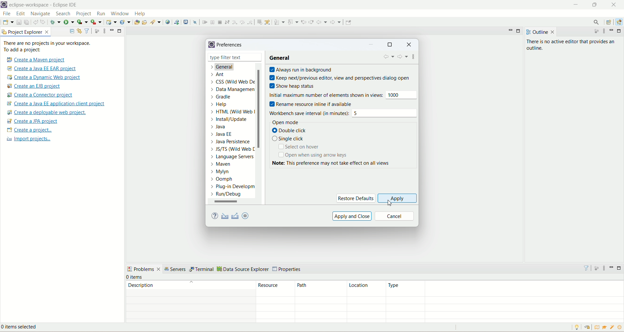 This screenshot has height=332, width=624. What do you see at coordinates (319, 289) in the screenshot?
I see `path` at bounding box center [319, 289].